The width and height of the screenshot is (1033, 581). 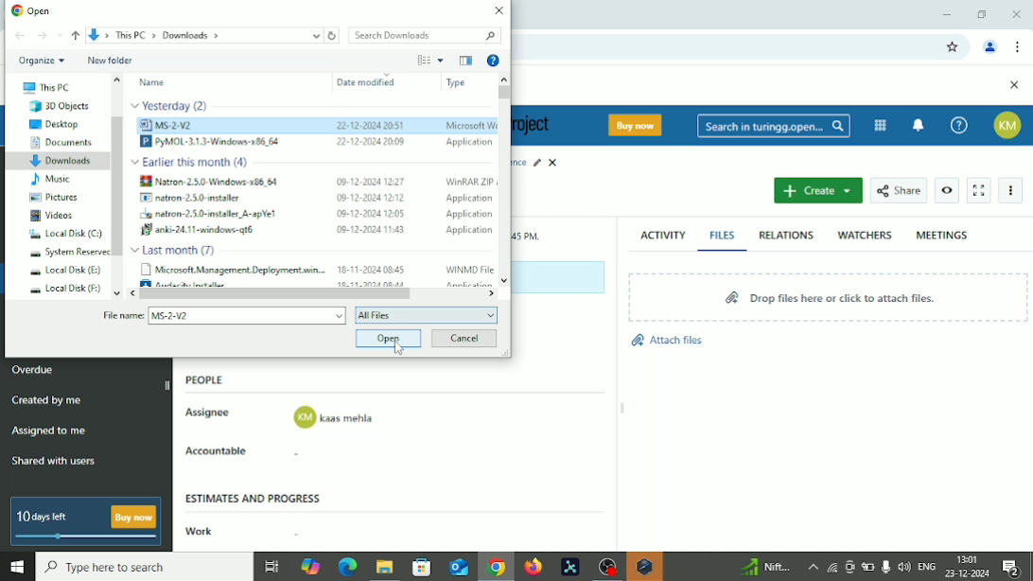 I want to click on OBS Studio, so click(x=605, y=567).